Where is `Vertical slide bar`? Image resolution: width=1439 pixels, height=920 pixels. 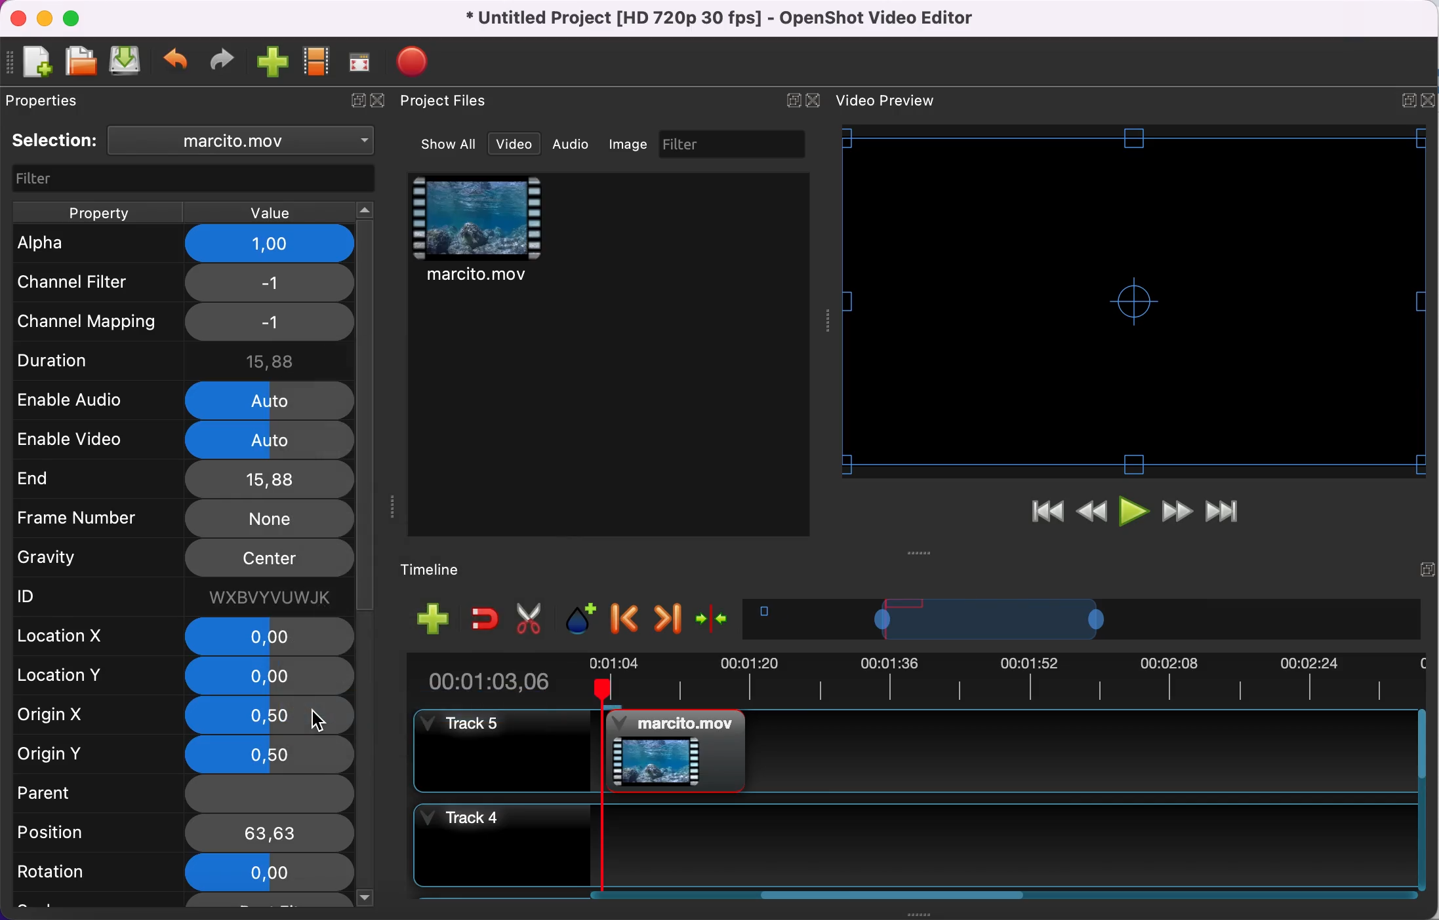
Vertical slide bar is located at coordinates (1422, 799).